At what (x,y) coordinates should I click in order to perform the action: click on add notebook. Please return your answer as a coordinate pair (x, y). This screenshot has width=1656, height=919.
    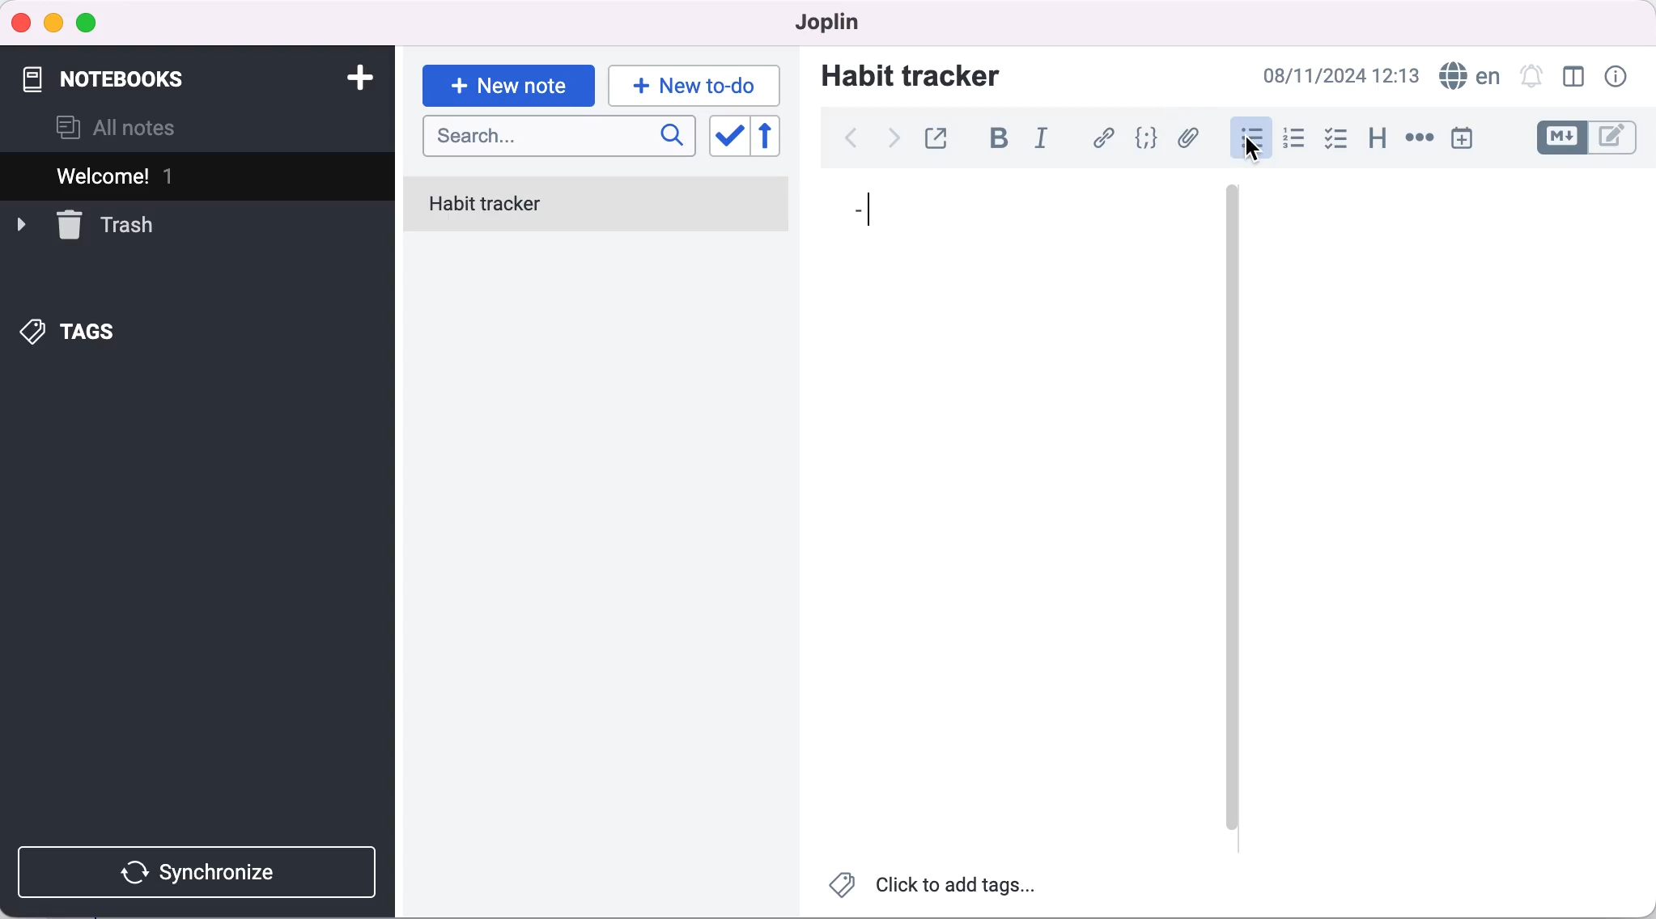
    Looking at the image, I should click on (356, 76).